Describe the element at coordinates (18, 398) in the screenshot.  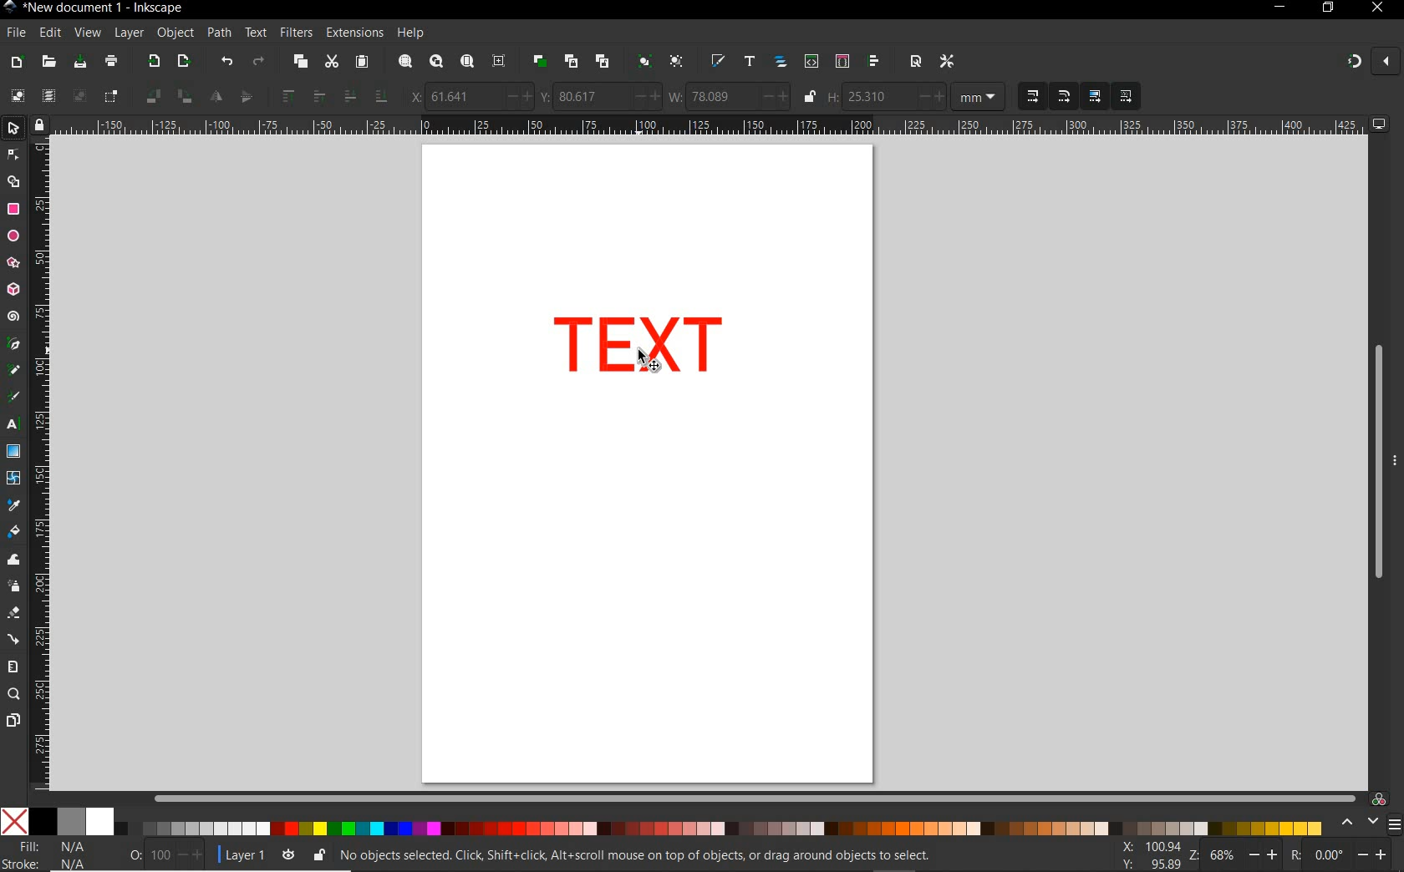
I see `calligraphy tool` at that location.